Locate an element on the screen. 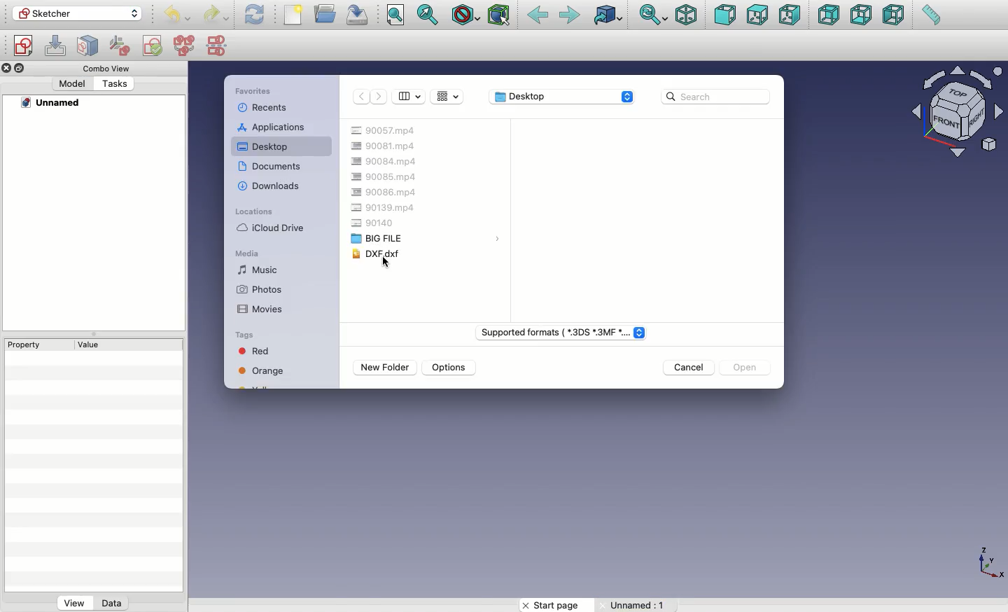 The image size is (1008, 612). Merge sketches is located at coordinates (184, 46).